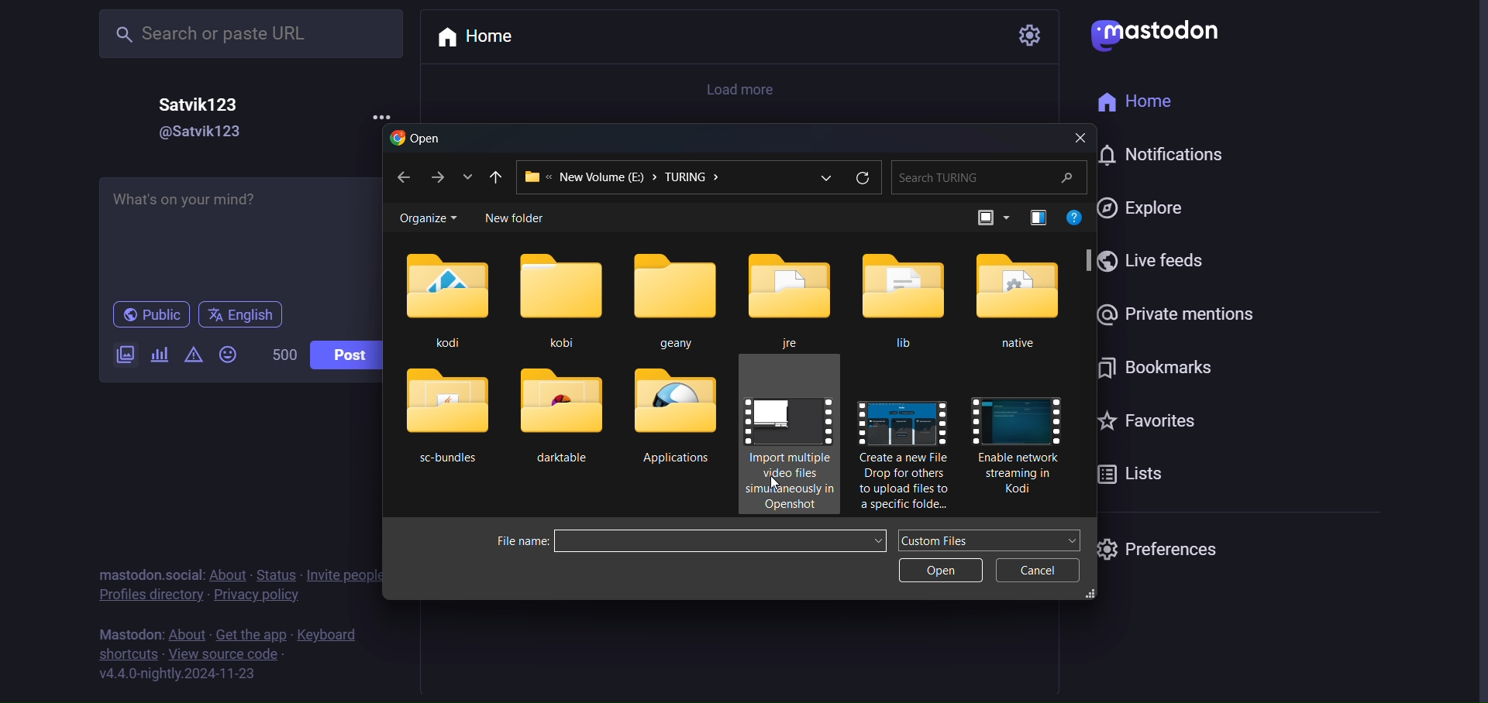  I want to click on cancel, so click(1038, 570).